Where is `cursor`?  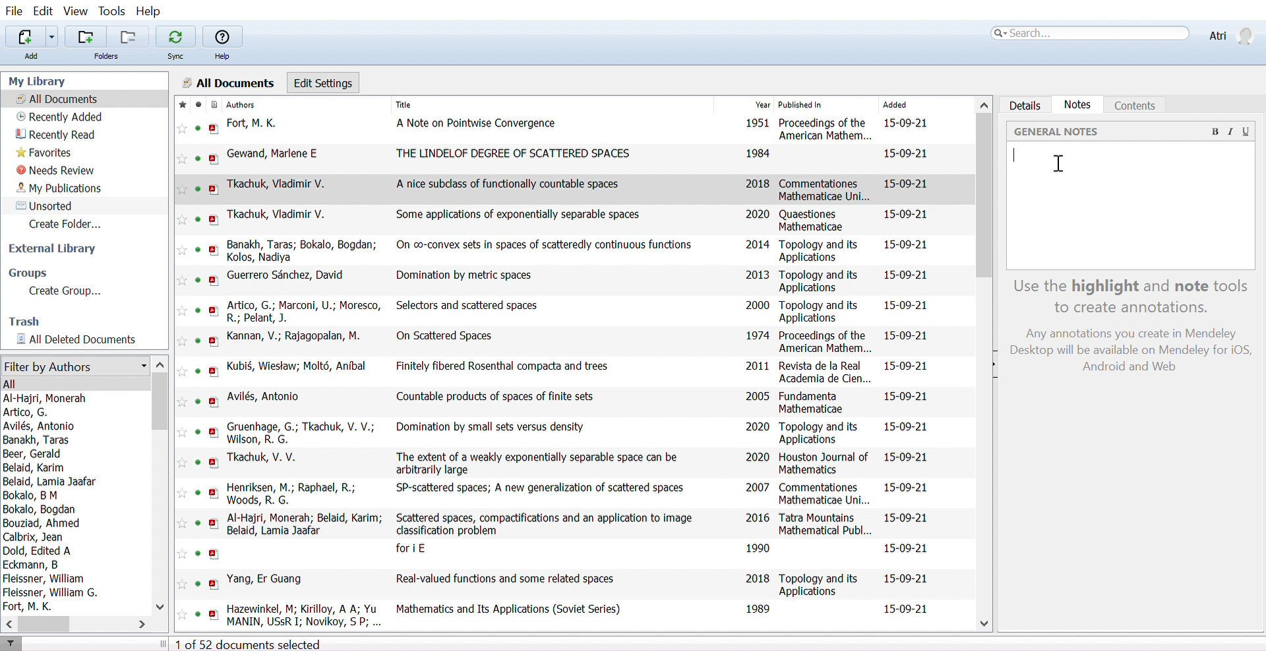
cursor is located at coordinates (1060, 163).